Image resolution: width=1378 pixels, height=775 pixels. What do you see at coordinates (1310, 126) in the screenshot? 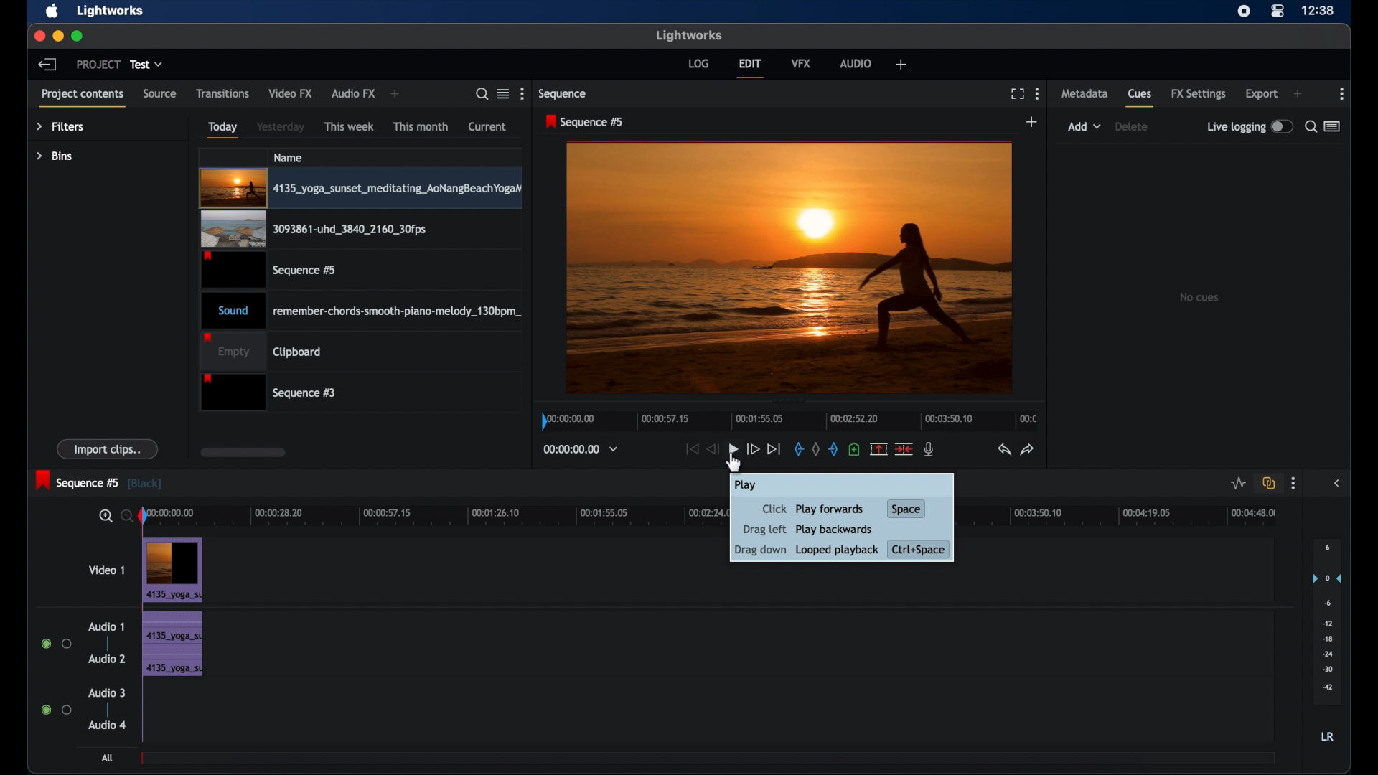
I see `search for cues` at bounding box center [1310, 126].